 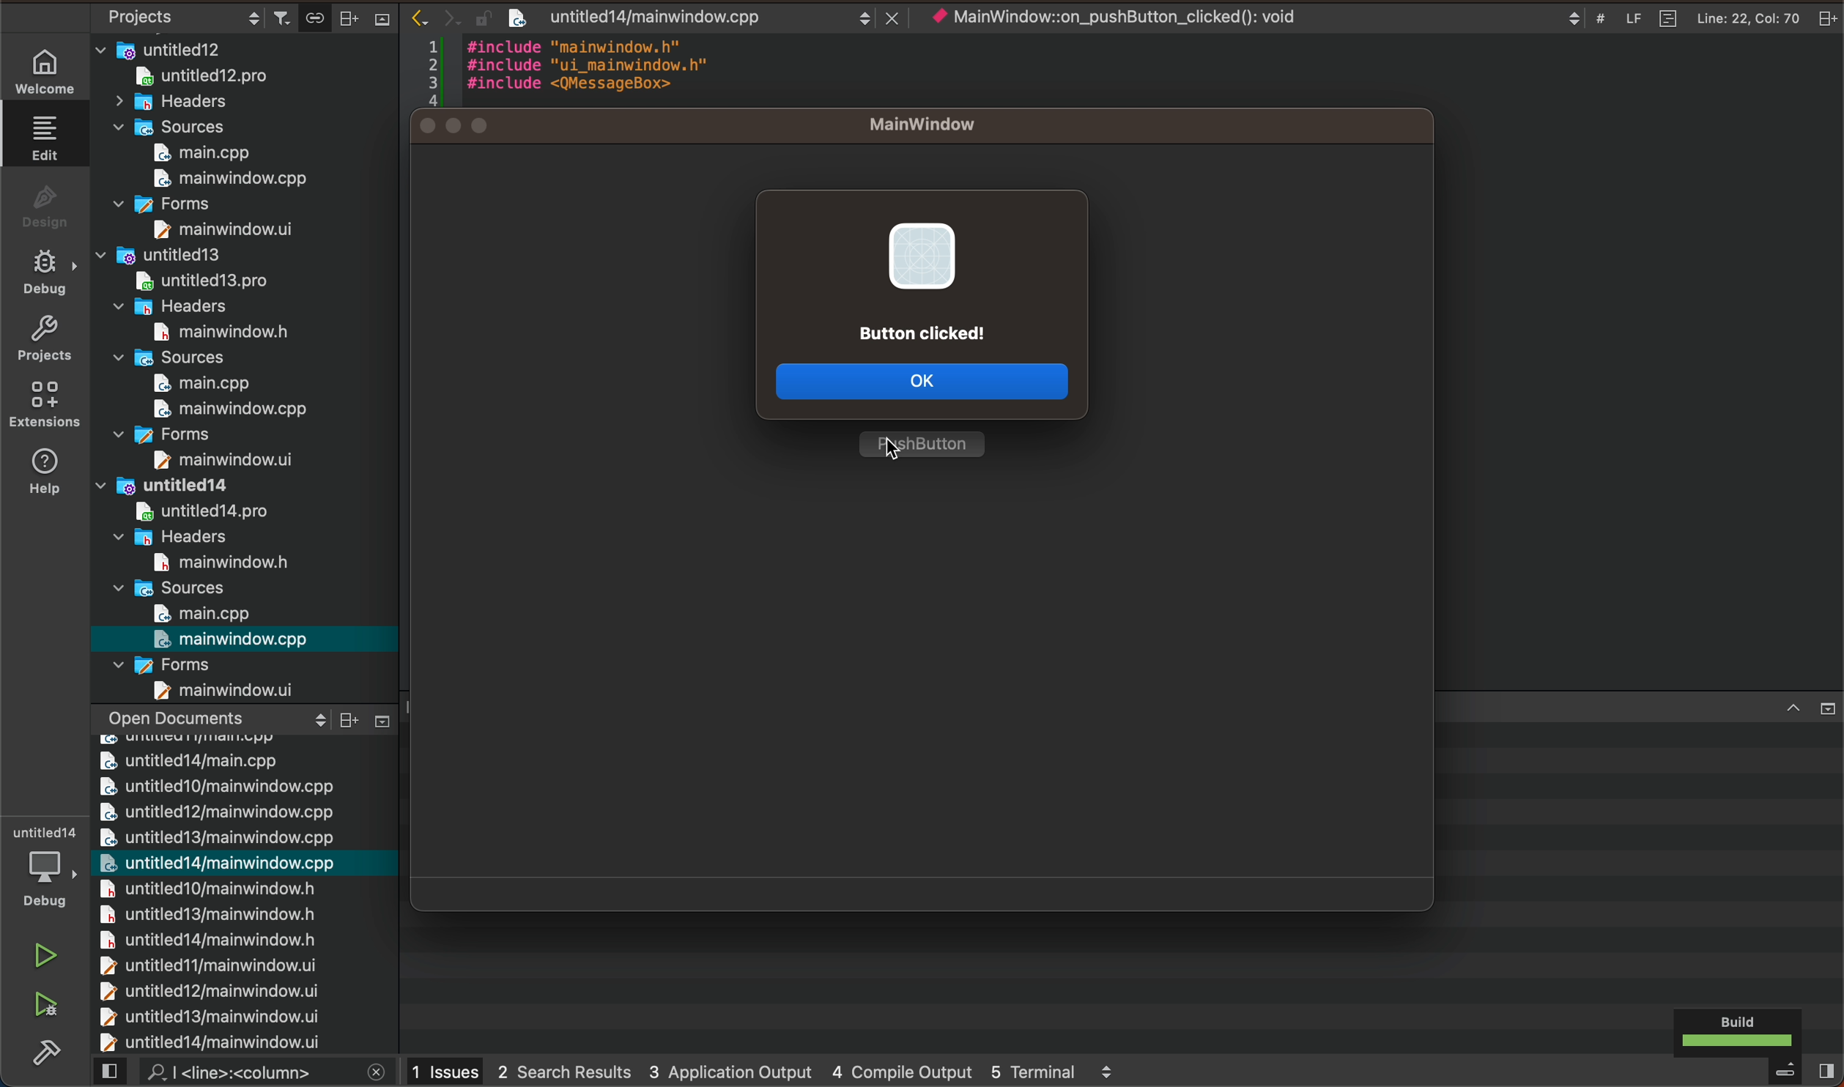 What do you see at coordinates (221, 178) in the screenshot?
I see `main window.cpp` at bounding box center [221, 178].